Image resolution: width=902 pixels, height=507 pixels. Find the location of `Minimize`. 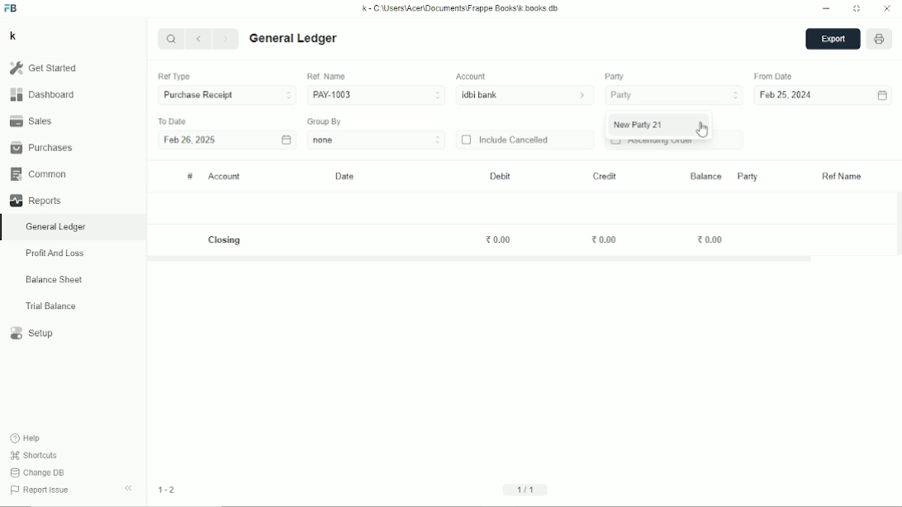

Minimize is located at coordinates (827, 9).